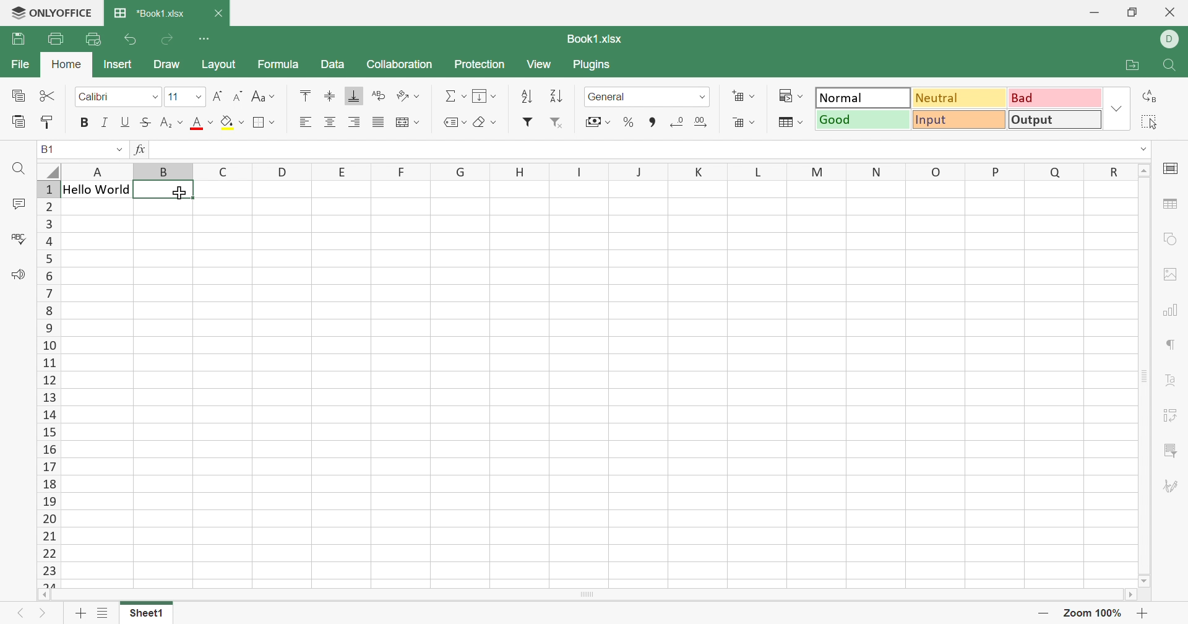 This screenshot has width=1188, height=624. What do you see at coordinates (353, 122) in the screenshot?
I see `Align right` at bounding box center [353, 122].